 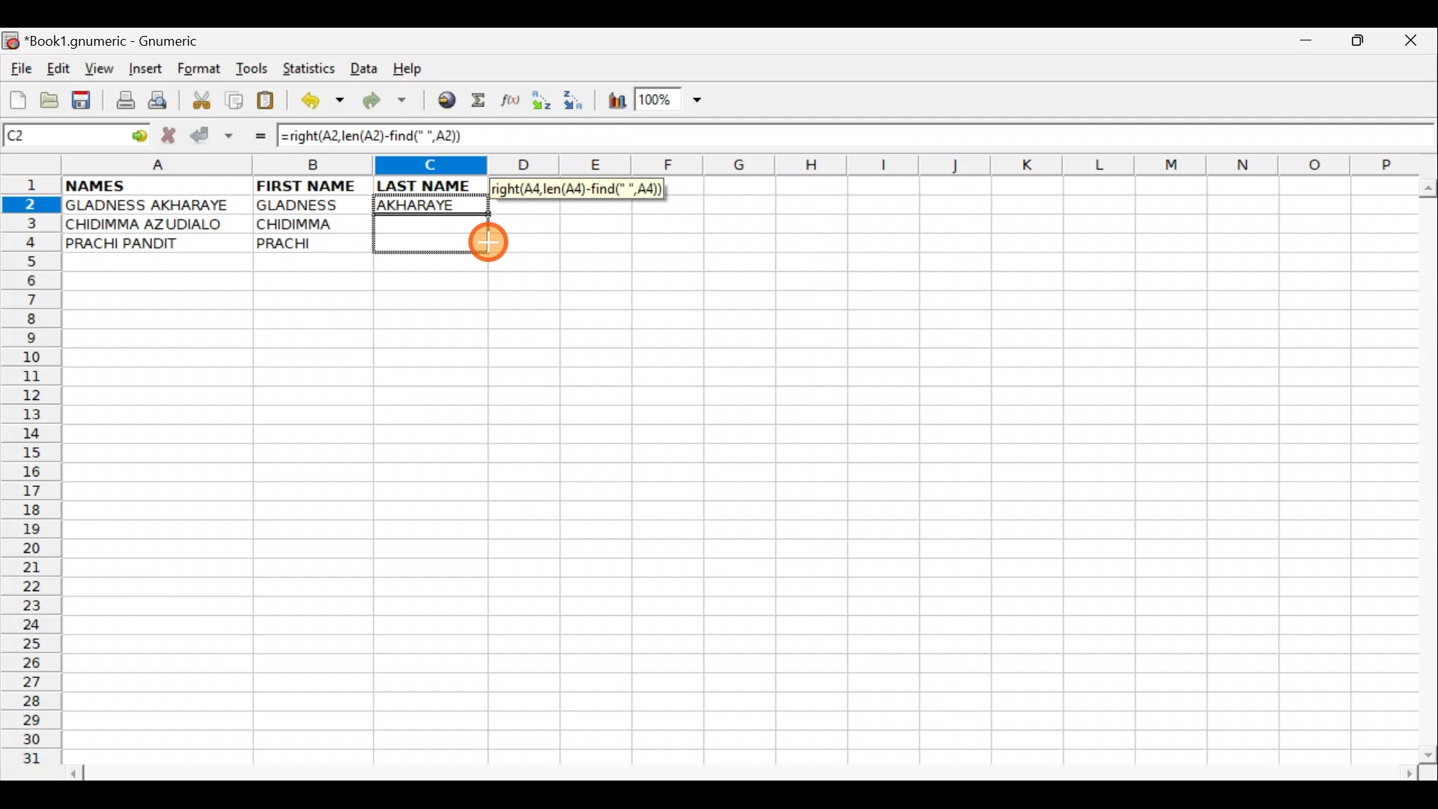 I want to click on Copy selection, so click(x=235, y=100).